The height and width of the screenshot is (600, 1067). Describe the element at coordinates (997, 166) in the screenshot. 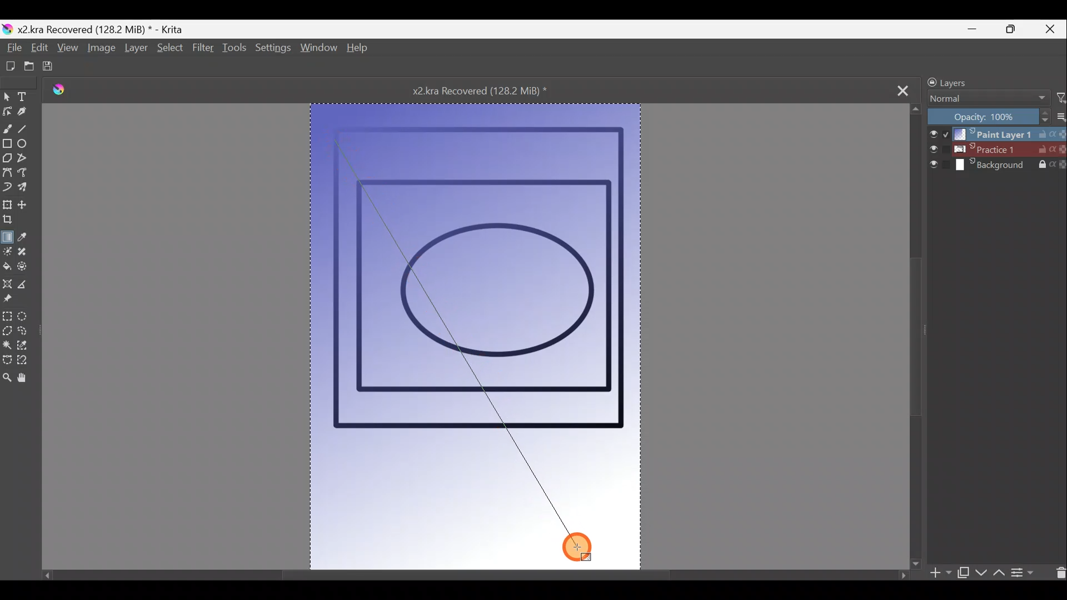

I see `Layer 3` at that location.